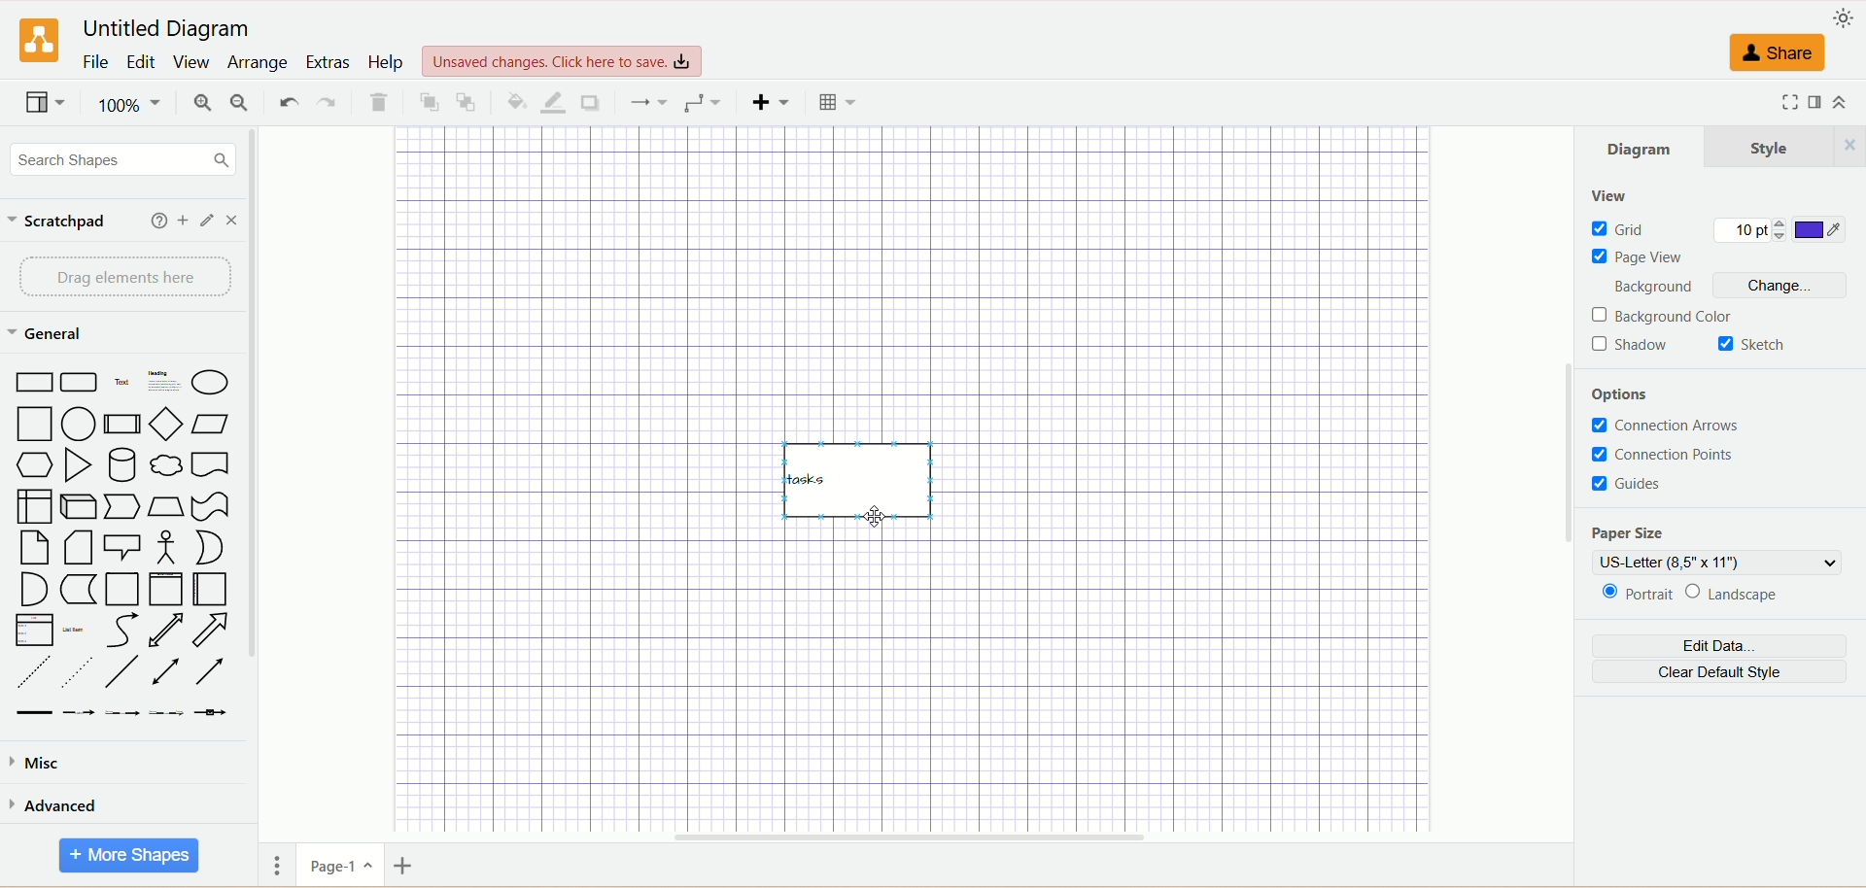  Describe the element at coordinates (240, 102) in the screenshot. I see `zoom out` at that location.